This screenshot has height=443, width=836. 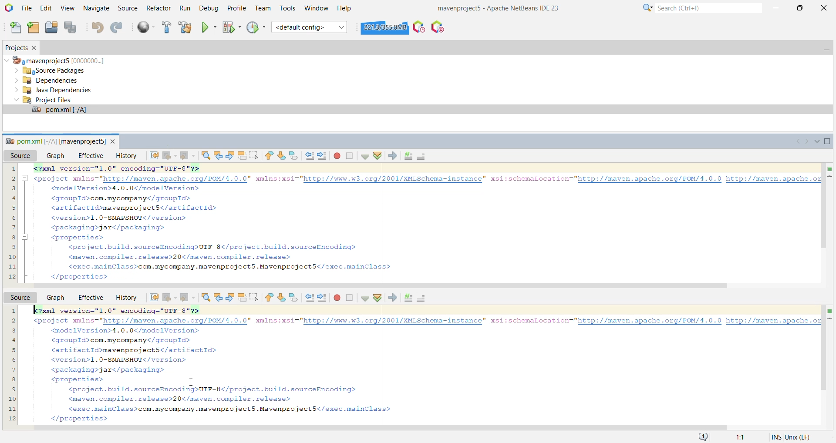 What do you see at coordinates (392, 298) in the screenshot?
I see `XSL Transformation` at bounding box center [392, 298].